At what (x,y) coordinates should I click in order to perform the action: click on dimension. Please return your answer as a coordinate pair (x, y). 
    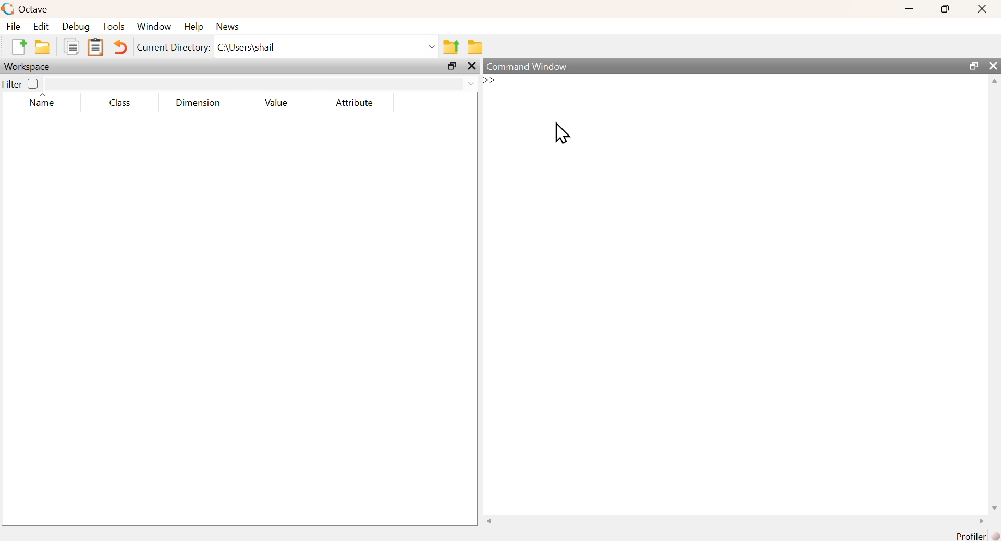
    Looking at the image, I should click on (198, 104).